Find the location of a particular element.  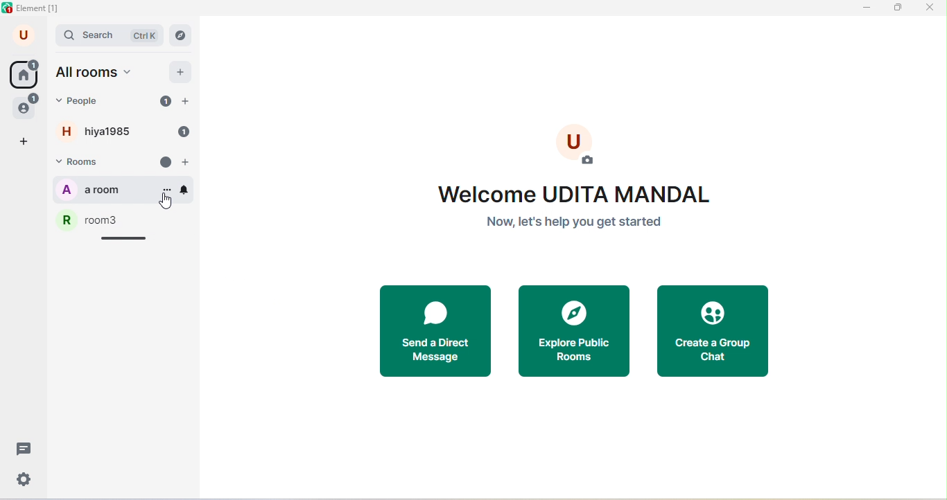

navigator is located at coordinates (180, 35).